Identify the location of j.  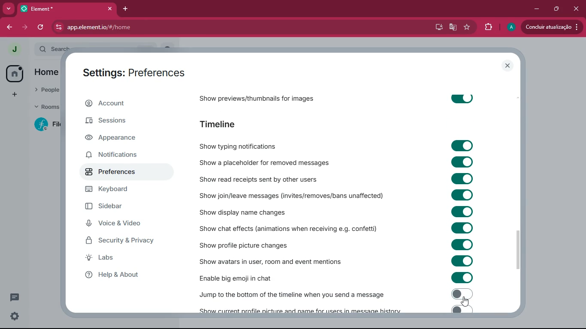
(10, 49).